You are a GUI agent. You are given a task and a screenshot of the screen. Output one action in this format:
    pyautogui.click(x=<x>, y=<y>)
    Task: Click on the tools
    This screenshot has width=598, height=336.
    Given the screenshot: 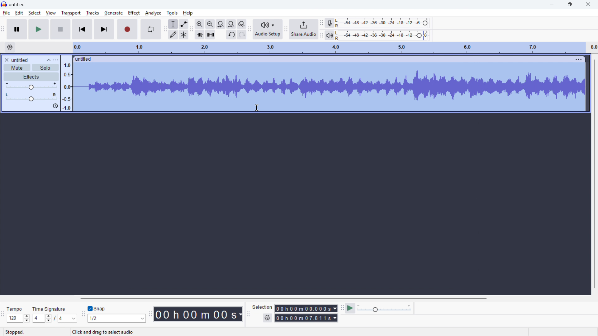 What is the action you would take?
    pyautogui.click(x=172, y=12)
    